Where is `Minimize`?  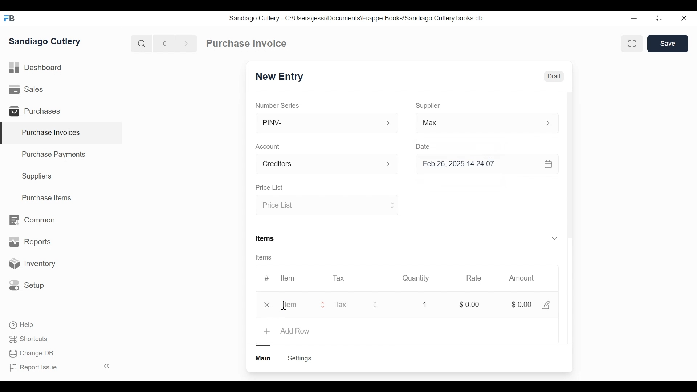
Minimize is located at coordinates (632, 19).